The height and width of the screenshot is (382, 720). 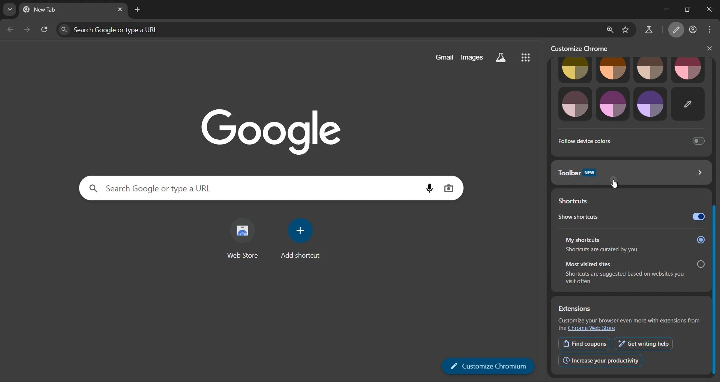 What do you see at coordinates (575, 104) in the screenshot?
I see `theme` at bounding box center [575, 104].